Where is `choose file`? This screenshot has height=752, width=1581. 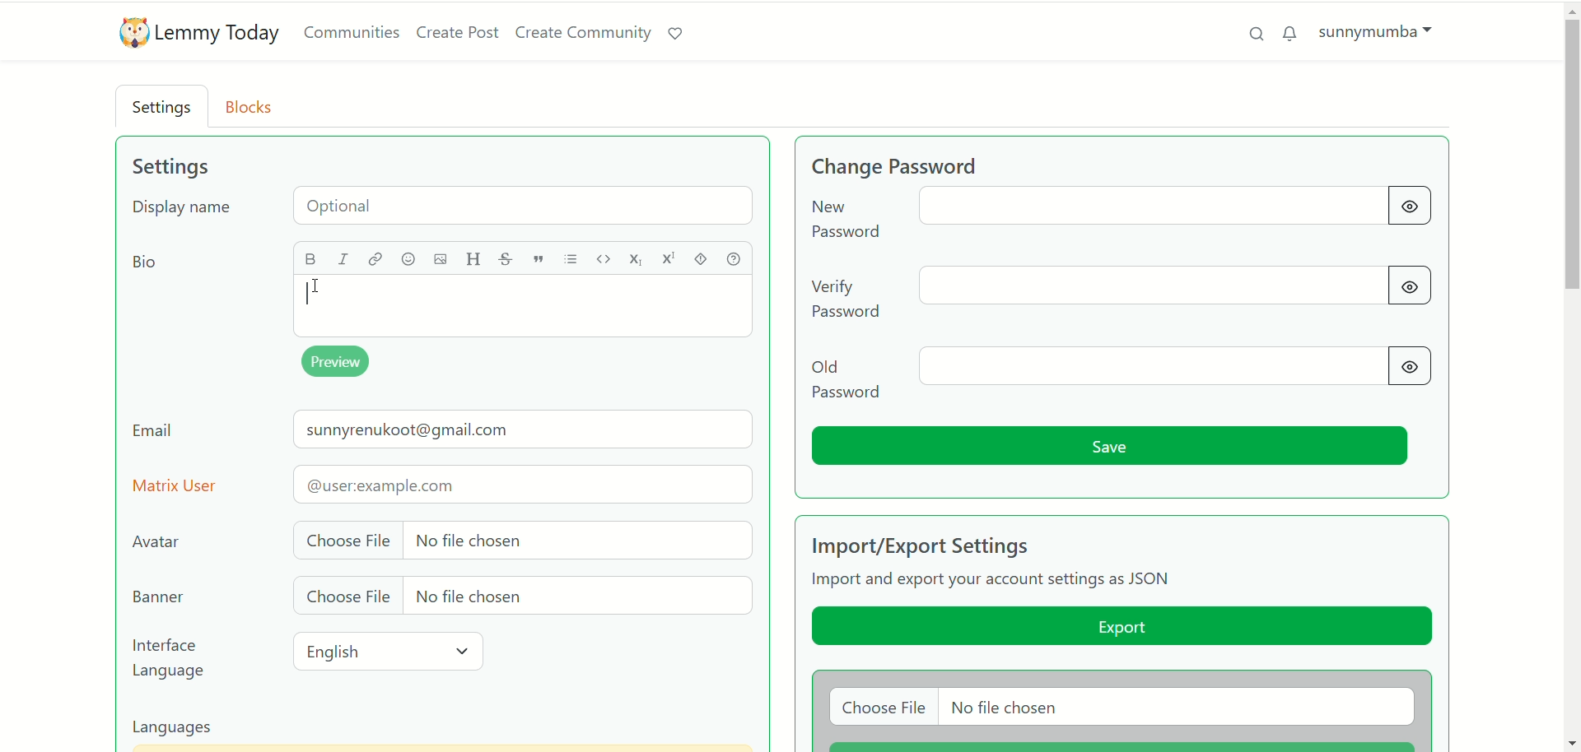
choose file is located at coordinates (1121, 708).